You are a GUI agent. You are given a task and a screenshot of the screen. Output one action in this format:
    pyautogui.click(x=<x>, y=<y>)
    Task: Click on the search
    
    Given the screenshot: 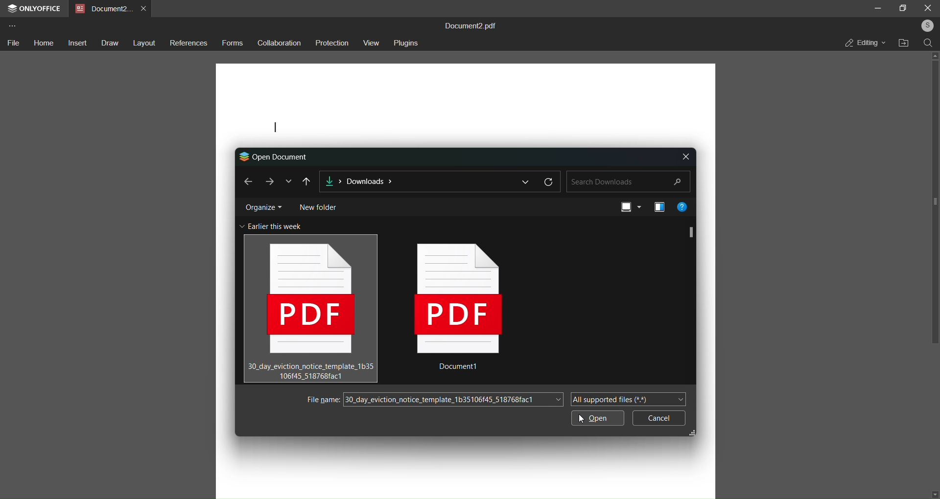 What is the action you would take?
    pyautogui.click(x=628, y=181)
    